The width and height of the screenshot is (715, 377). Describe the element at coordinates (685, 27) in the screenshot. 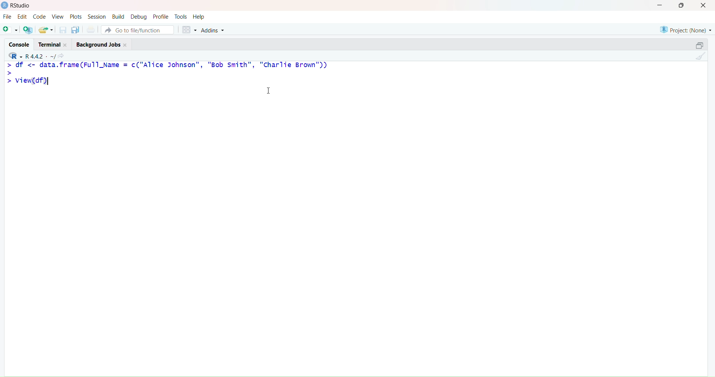

I see `Project (None)` at that location.